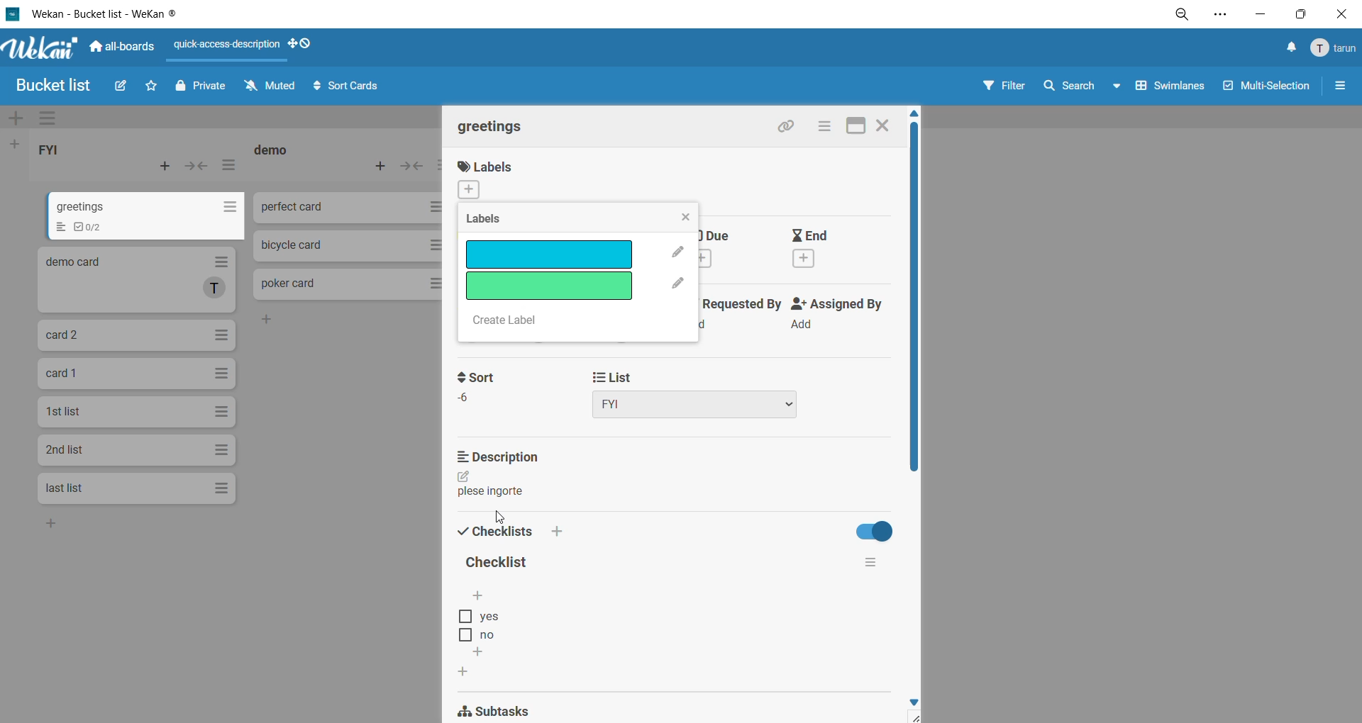 The height and width of the screenshot is (723, 1362). Describe the element at coordinates (45, 119) in the screenshot. I see `swimlane actions` at that location.